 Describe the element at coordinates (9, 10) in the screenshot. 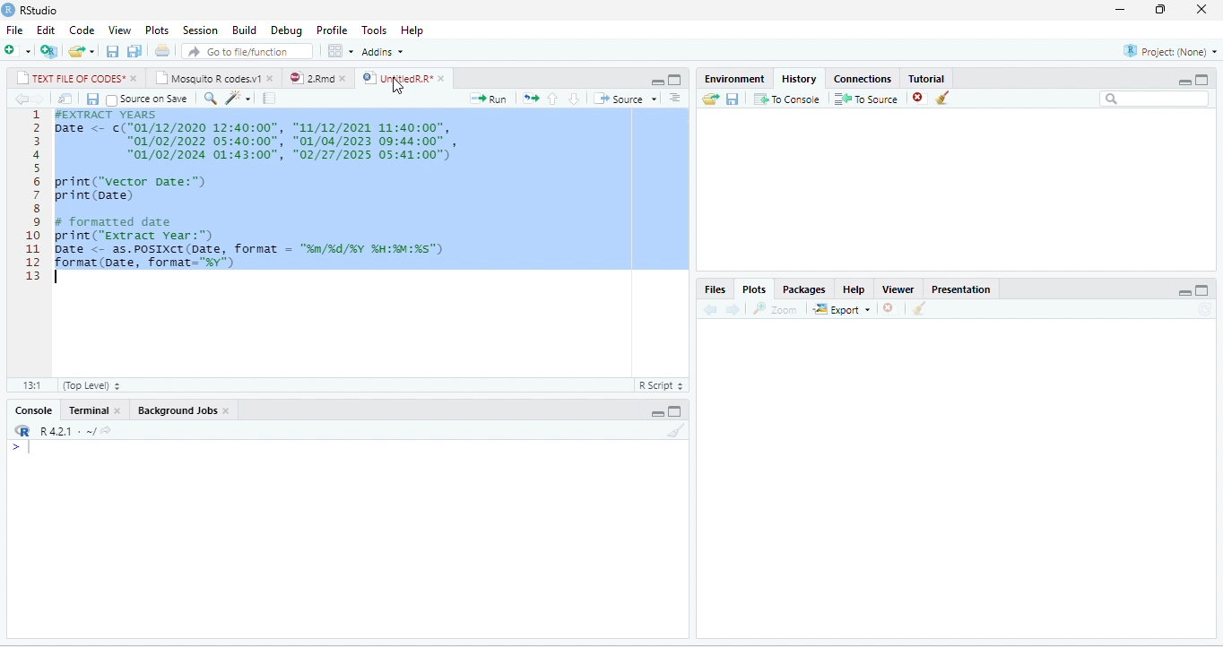

I see `logo` at that location.